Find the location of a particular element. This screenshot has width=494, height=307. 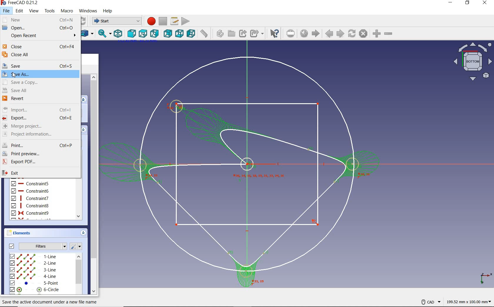

merge project is located at coordinates (39, 126).